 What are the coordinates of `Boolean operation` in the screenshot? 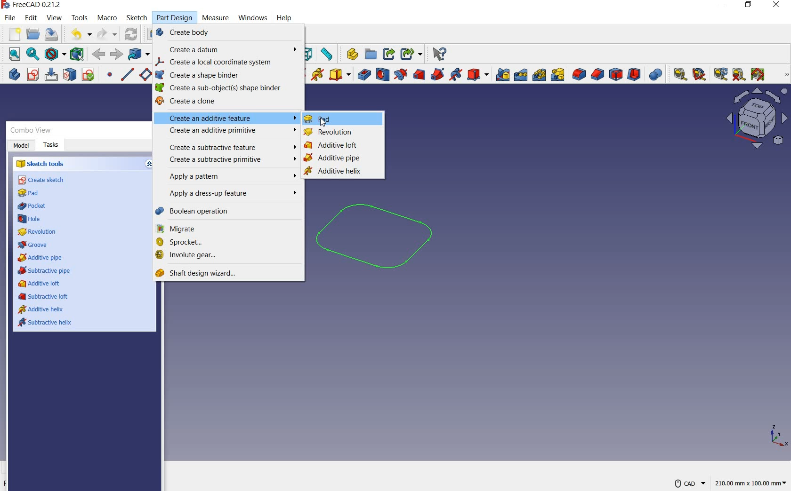 It's located at (226, 212).